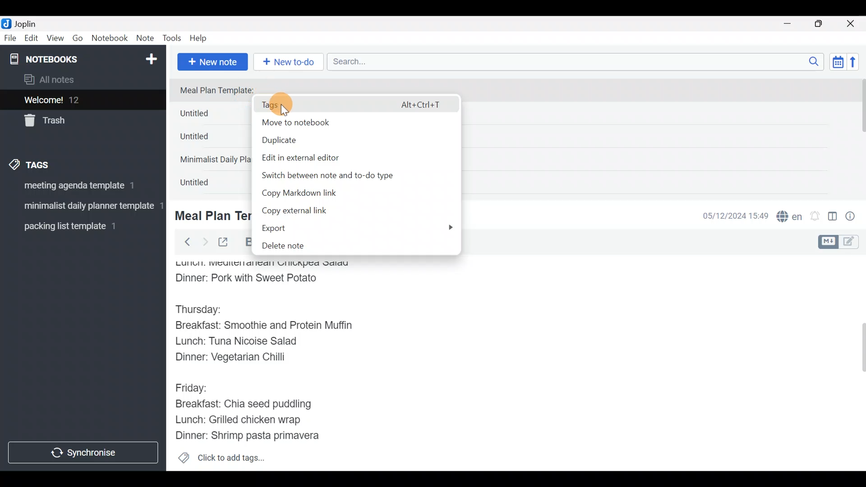  I want to click on Toggle external editing, so click(226, 243).